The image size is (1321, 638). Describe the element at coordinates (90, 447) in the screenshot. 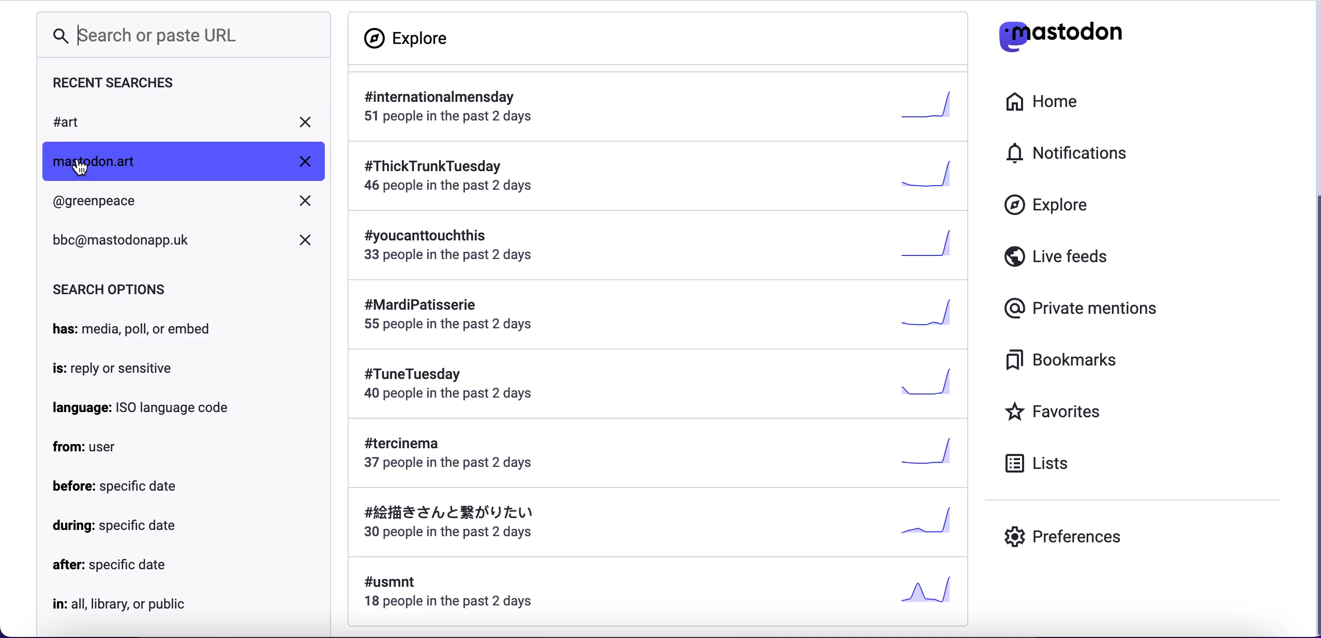

I see `from` at that location.